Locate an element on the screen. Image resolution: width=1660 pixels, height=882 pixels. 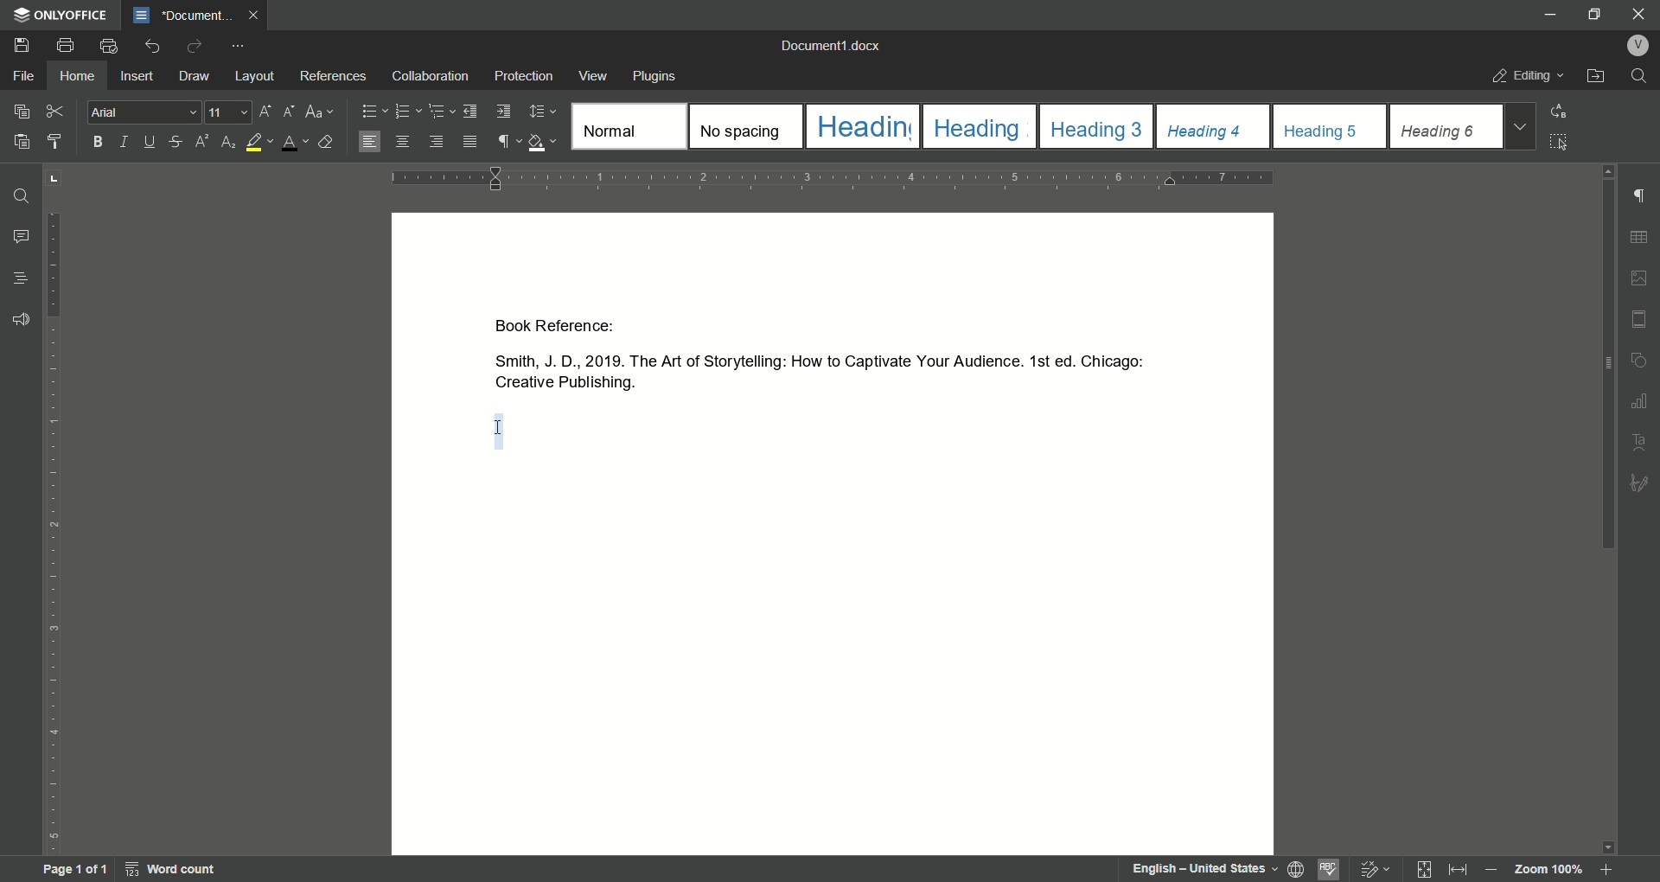
underline is located at coordinates (151, 143).